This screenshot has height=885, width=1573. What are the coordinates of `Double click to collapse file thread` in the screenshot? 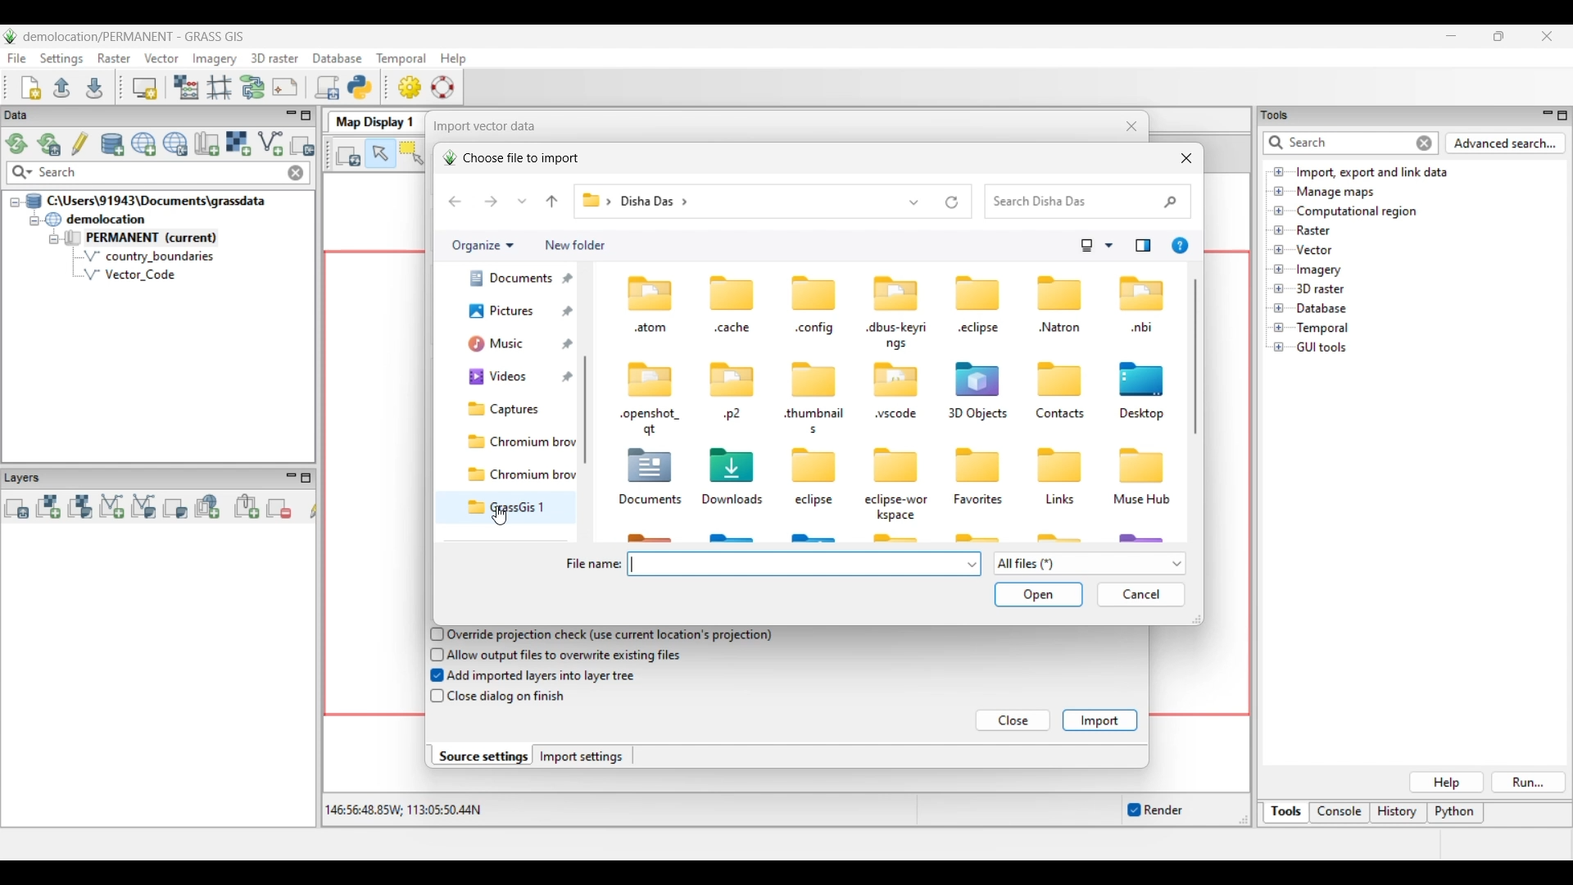 It's located at (146, 201).